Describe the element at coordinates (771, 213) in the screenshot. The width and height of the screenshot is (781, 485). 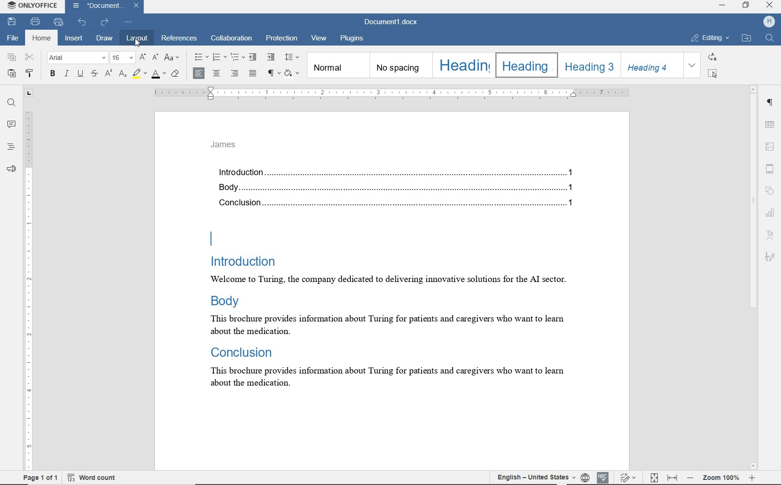
I see `chart` at that location.